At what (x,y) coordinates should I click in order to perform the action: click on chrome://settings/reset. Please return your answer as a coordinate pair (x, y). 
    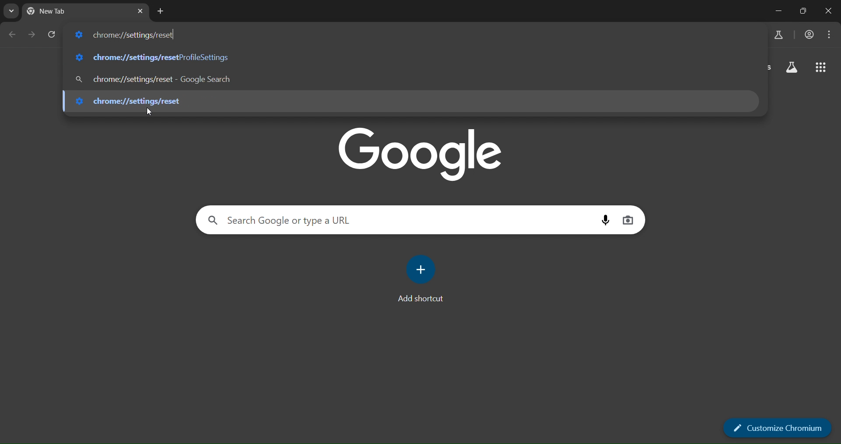
    Looking at the image, I should click on (137, 99).